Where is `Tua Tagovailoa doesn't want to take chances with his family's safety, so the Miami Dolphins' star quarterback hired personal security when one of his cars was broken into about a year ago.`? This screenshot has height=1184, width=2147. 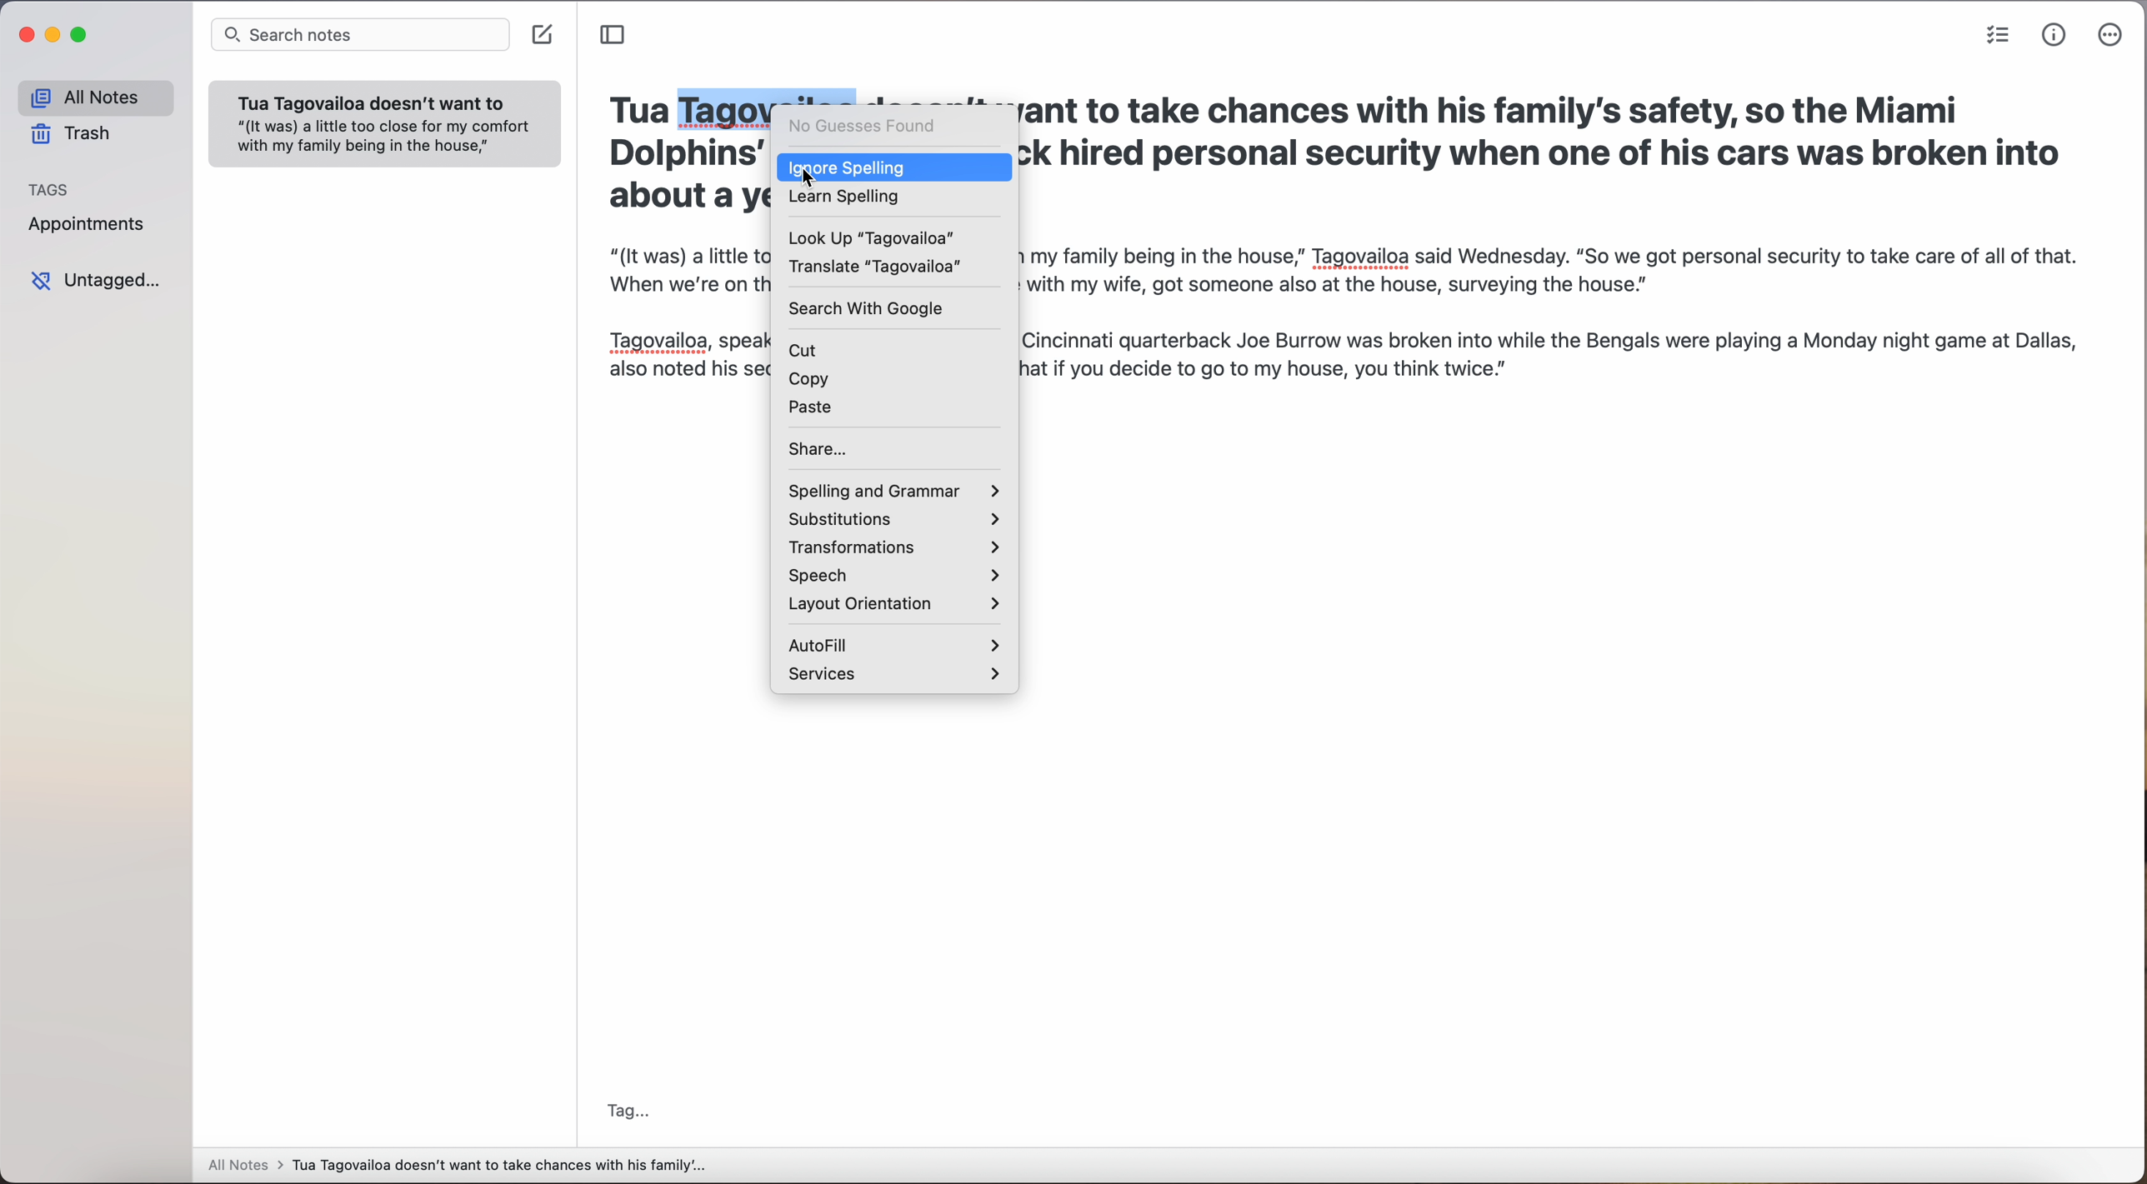
Tua Tagovailoa doesn't want to take chances with his family's safety, so the Miami Dolphins' star quarterback hired personal security when one of his cars was broken into about a year ago. is located at coordinates (1544, 152).